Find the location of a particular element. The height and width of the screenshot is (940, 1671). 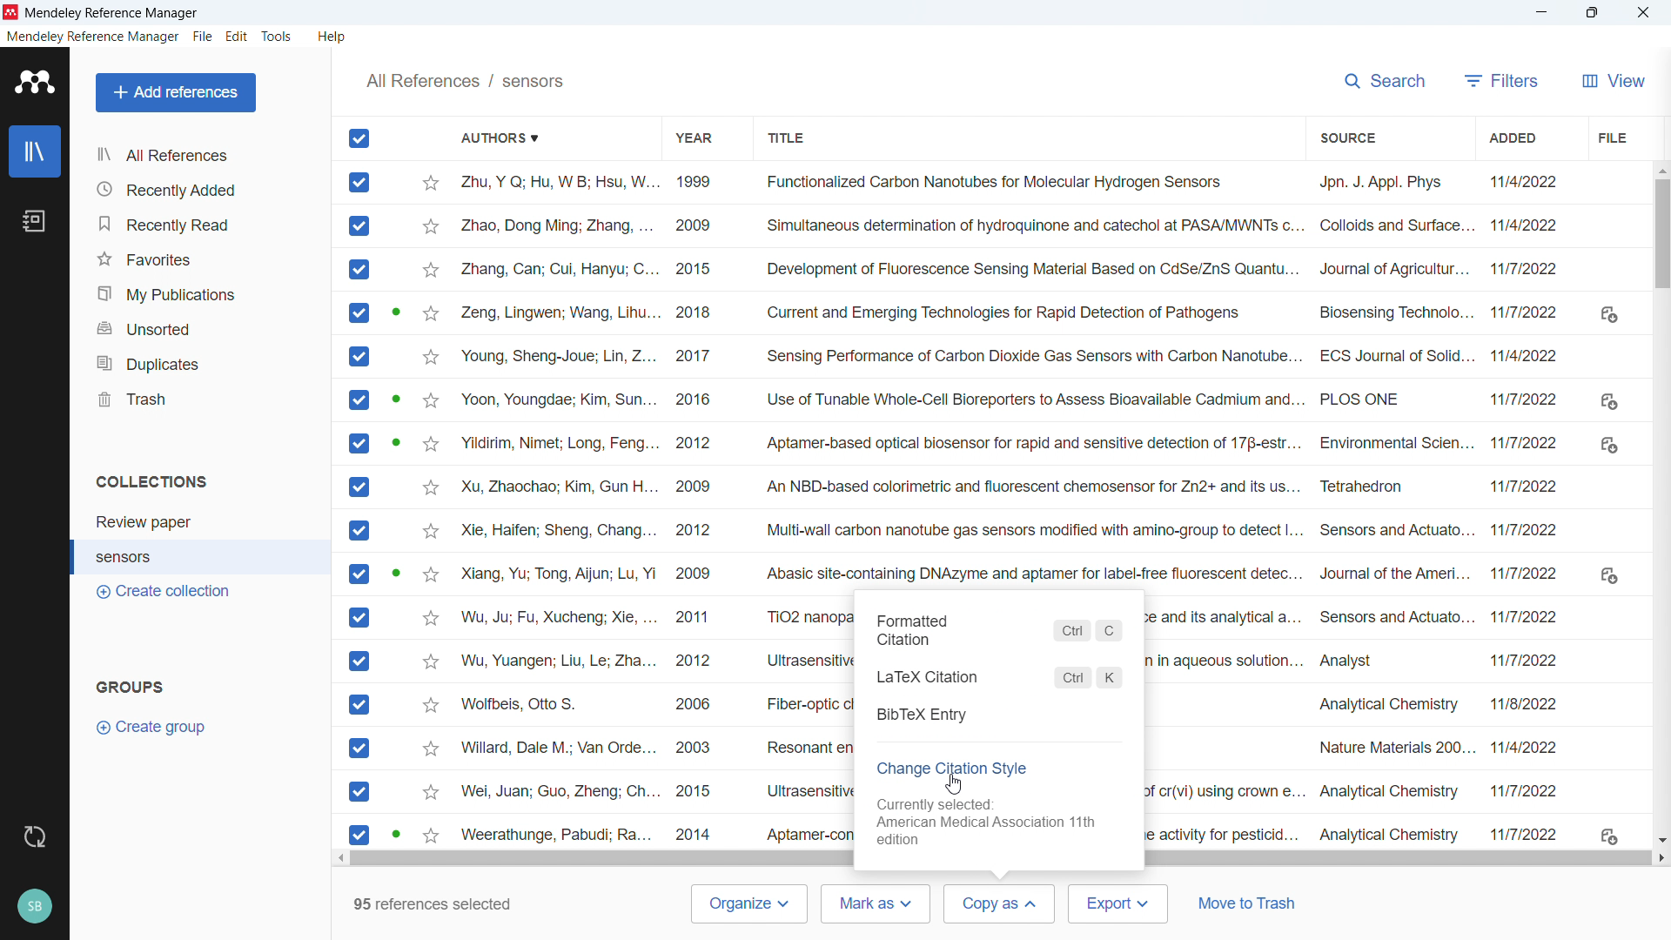

logo is located at coordinates (36, 82).